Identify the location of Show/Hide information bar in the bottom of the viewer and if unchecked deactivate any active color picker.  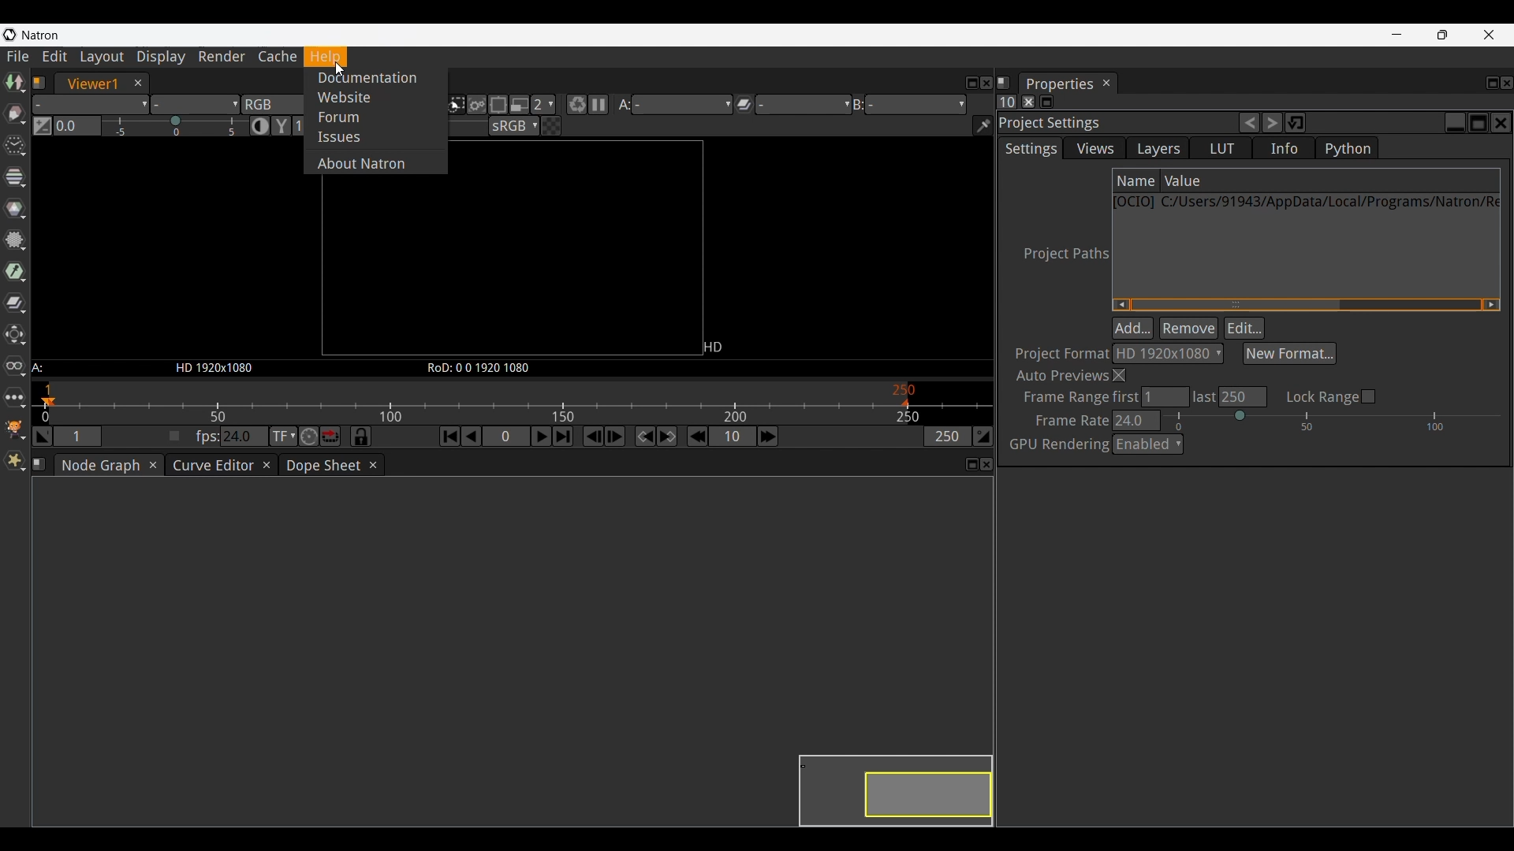
(983, 126).